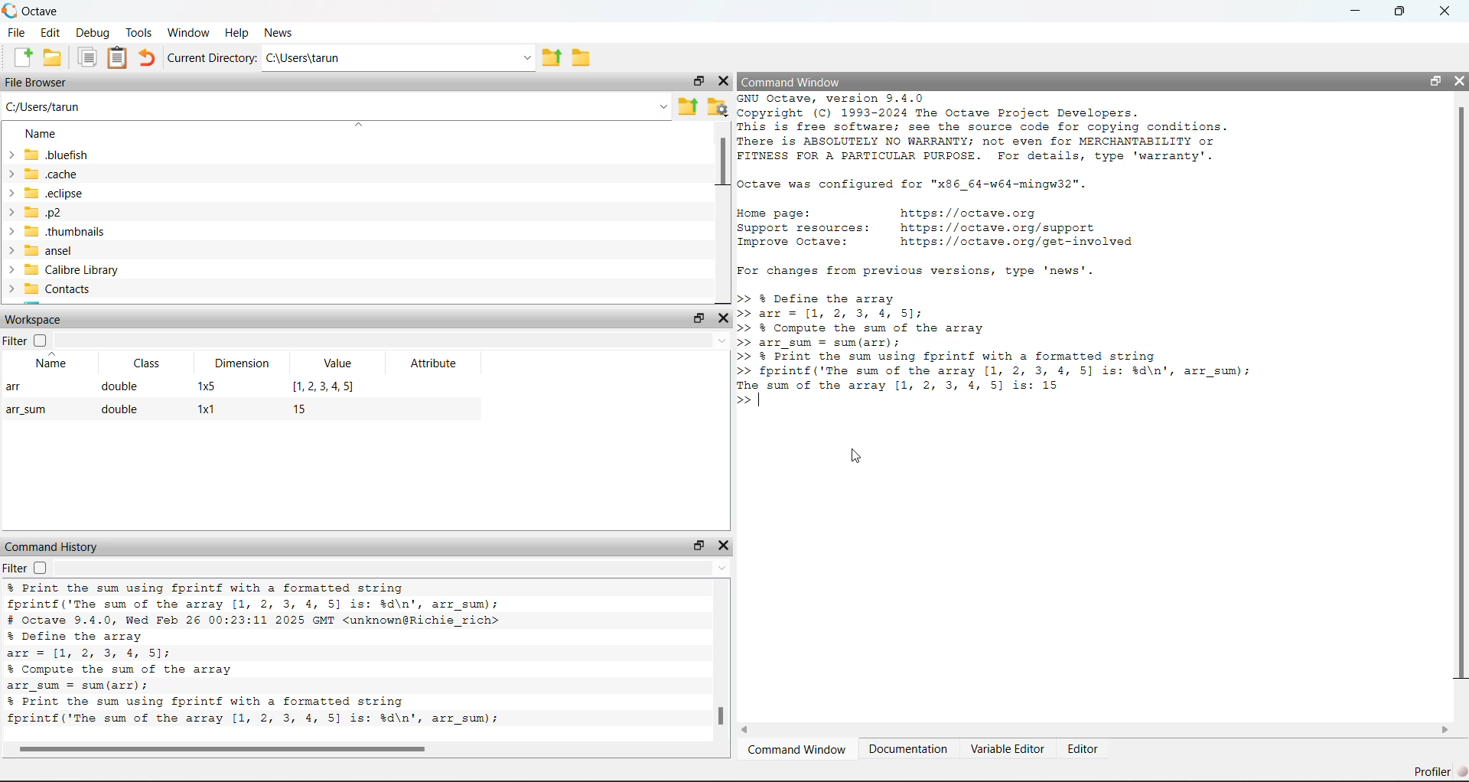 This screenshot has height=782, width=1469. Describe the element at coordinates (1444, 731) in the screenshot. I see `Scroll bar right` at that location.